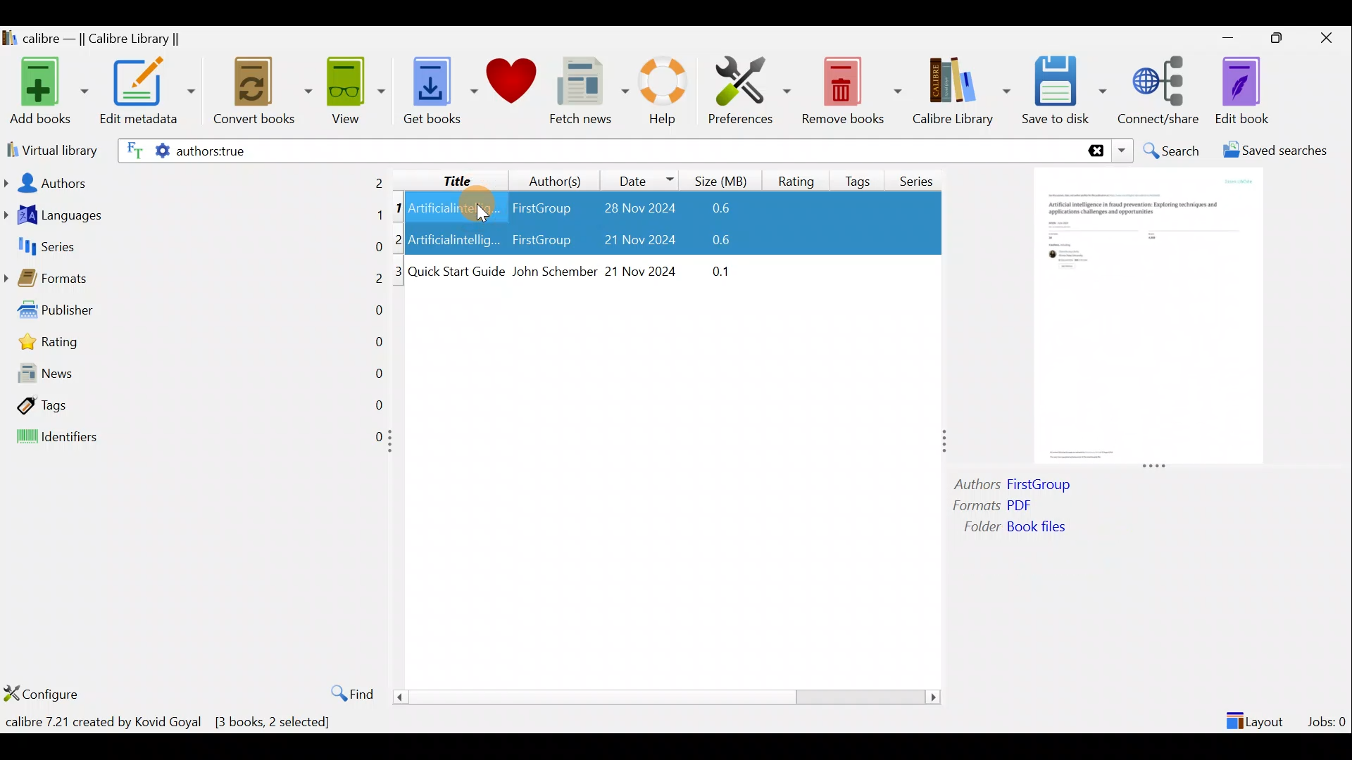  What do you see at coordinates (512, 86) in the screenshot?
I see `Donate` at bounding box center [512, 86].